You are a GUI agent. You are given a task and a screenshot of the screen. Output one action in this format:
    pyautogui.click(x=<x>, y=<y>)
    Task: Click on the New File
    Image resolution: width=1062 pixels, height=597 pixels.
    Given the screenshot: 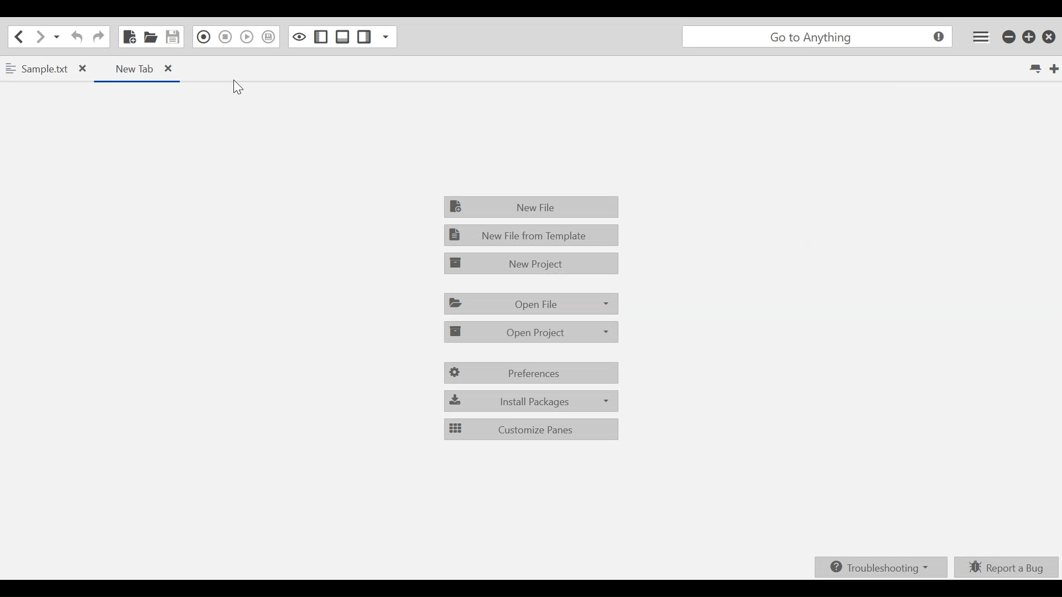 What is the action you would take?
    pyautogui.click(x=131, y=36)
    